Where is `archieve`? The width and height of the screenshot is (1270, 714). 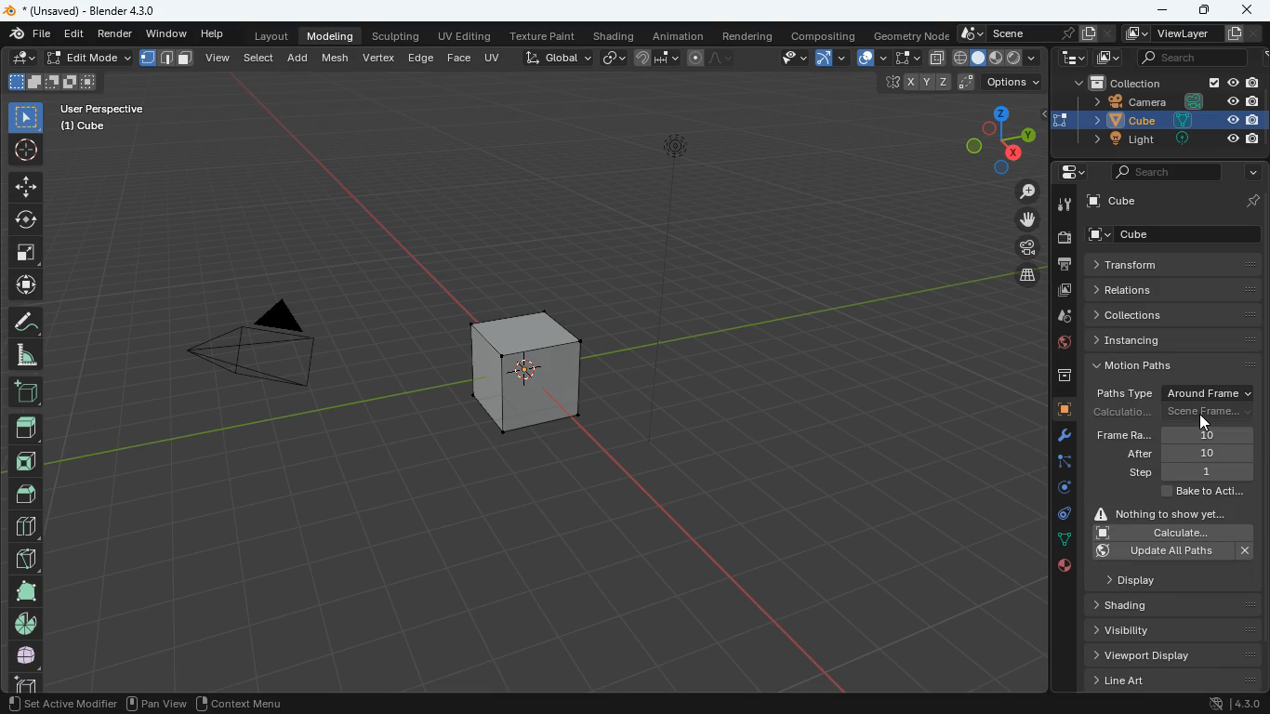 archieve is located at coordinates (1061, 377).